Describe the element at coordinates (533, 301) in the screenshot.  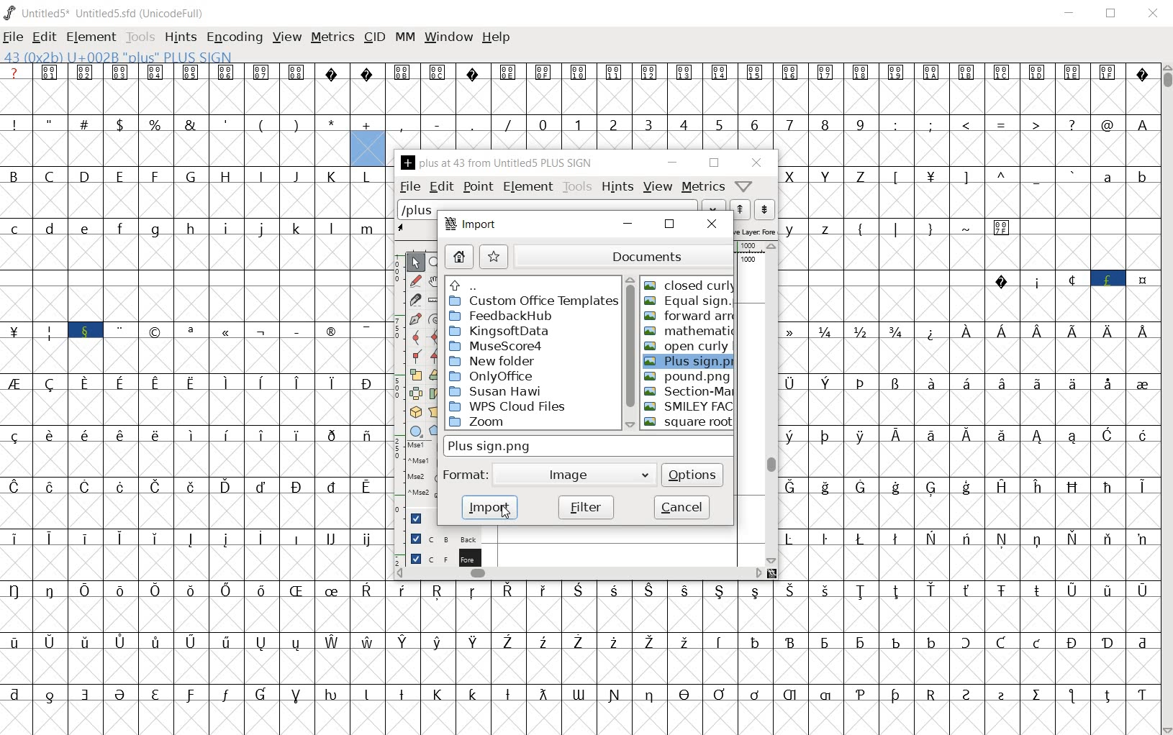
I see `custom offices templates` at that location.